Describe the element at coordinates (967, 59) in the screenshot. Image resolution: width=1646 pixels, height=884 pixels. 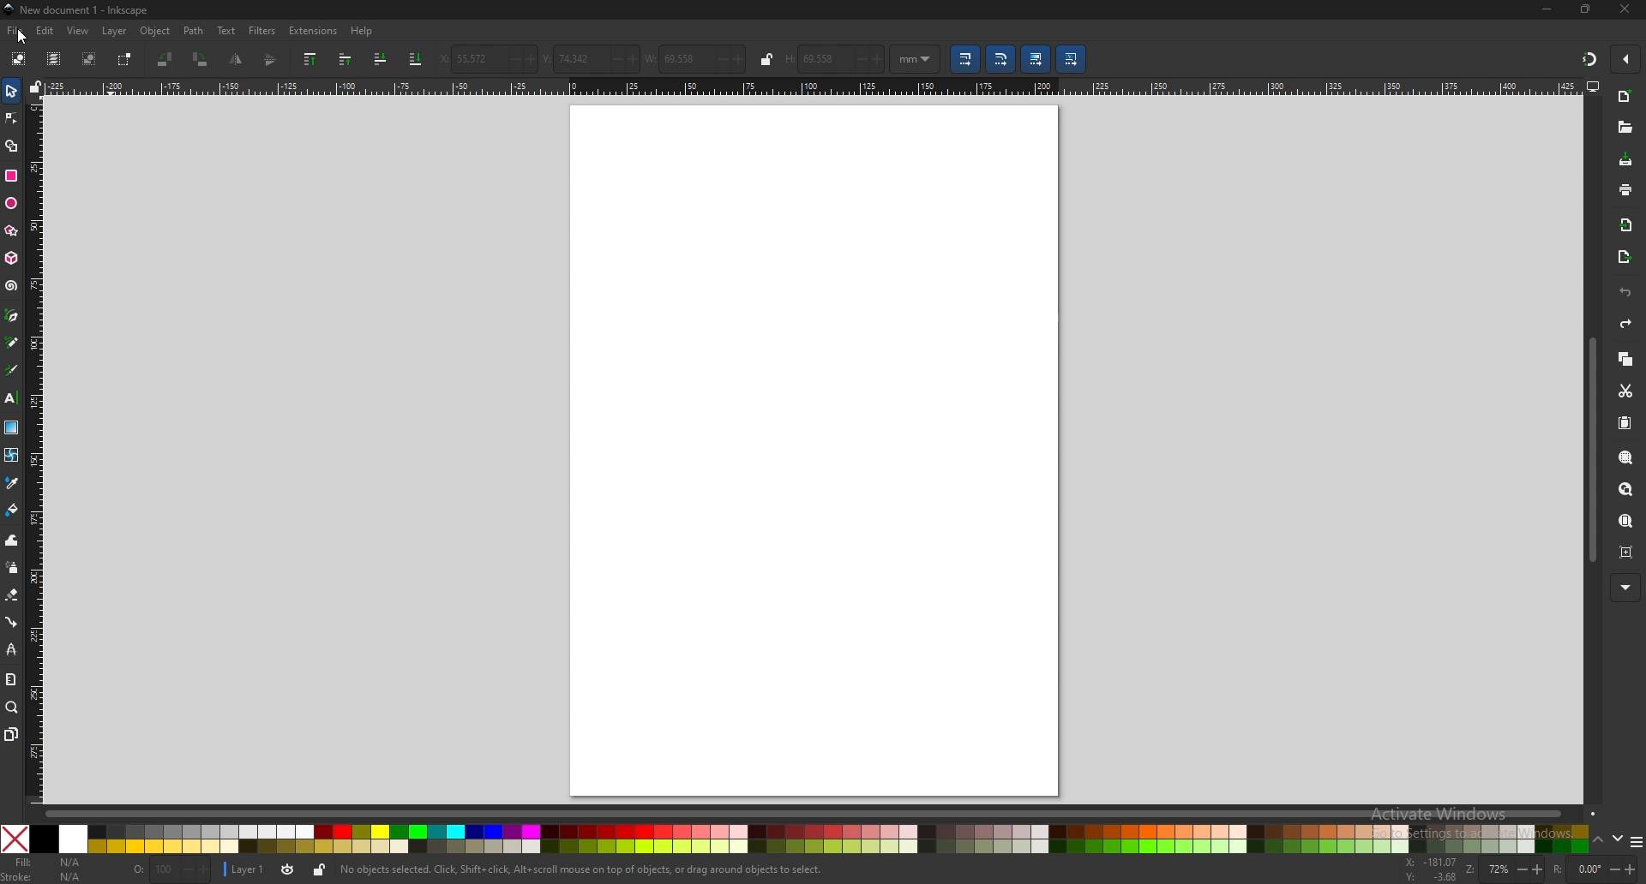
I see `scale stroke` at that location.